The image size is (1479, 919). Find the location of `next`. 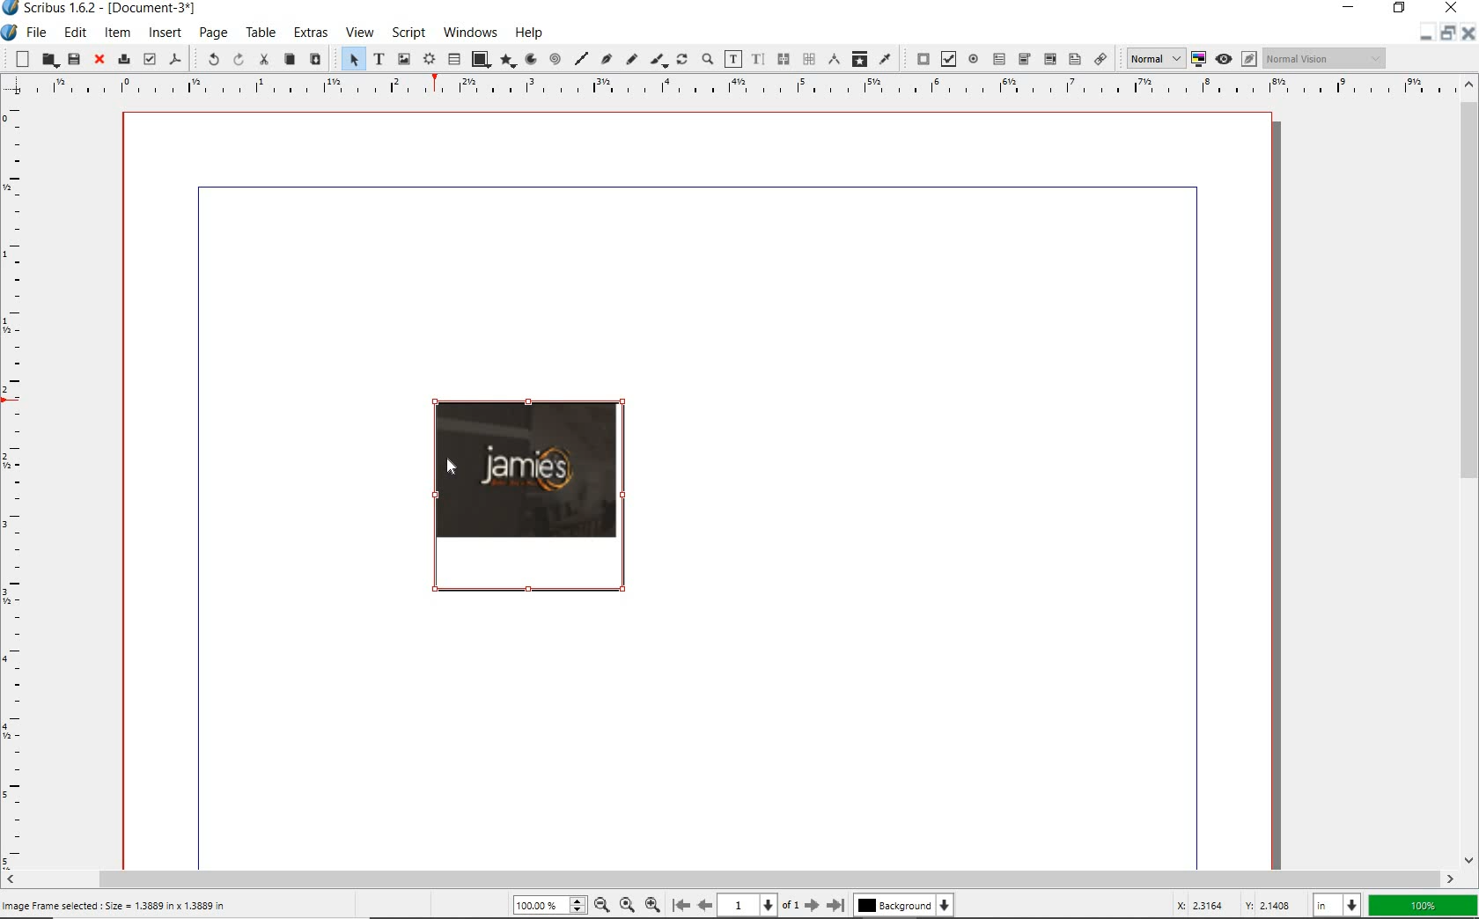

next is located at coordinates (811, 906).